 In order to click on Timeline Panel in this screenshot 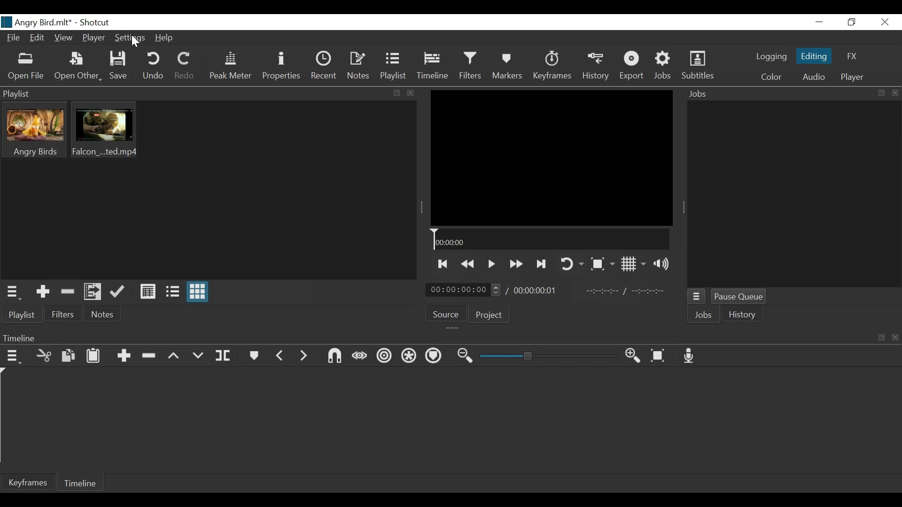, I will do `click(448, 336)`.